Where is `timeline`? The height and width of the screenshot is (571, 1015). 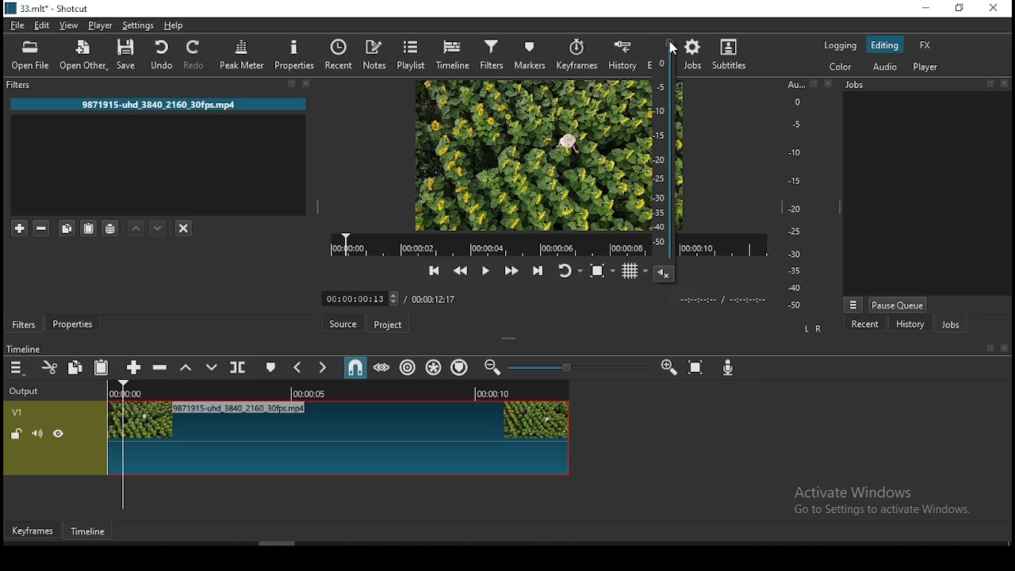
timeline is located at coordinates (452, 56).